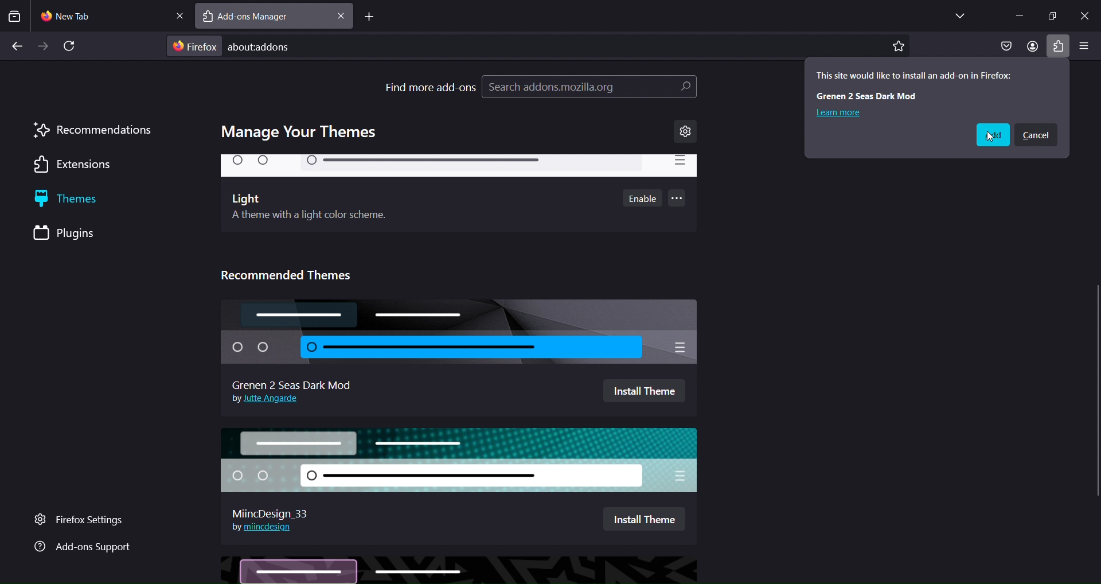 Image resolution: width=1101 pixels, height=584 pixels. What do you see at coordinates (73, 46) in the screenshot?
I see `reload page` at bounding box center [73, 46].